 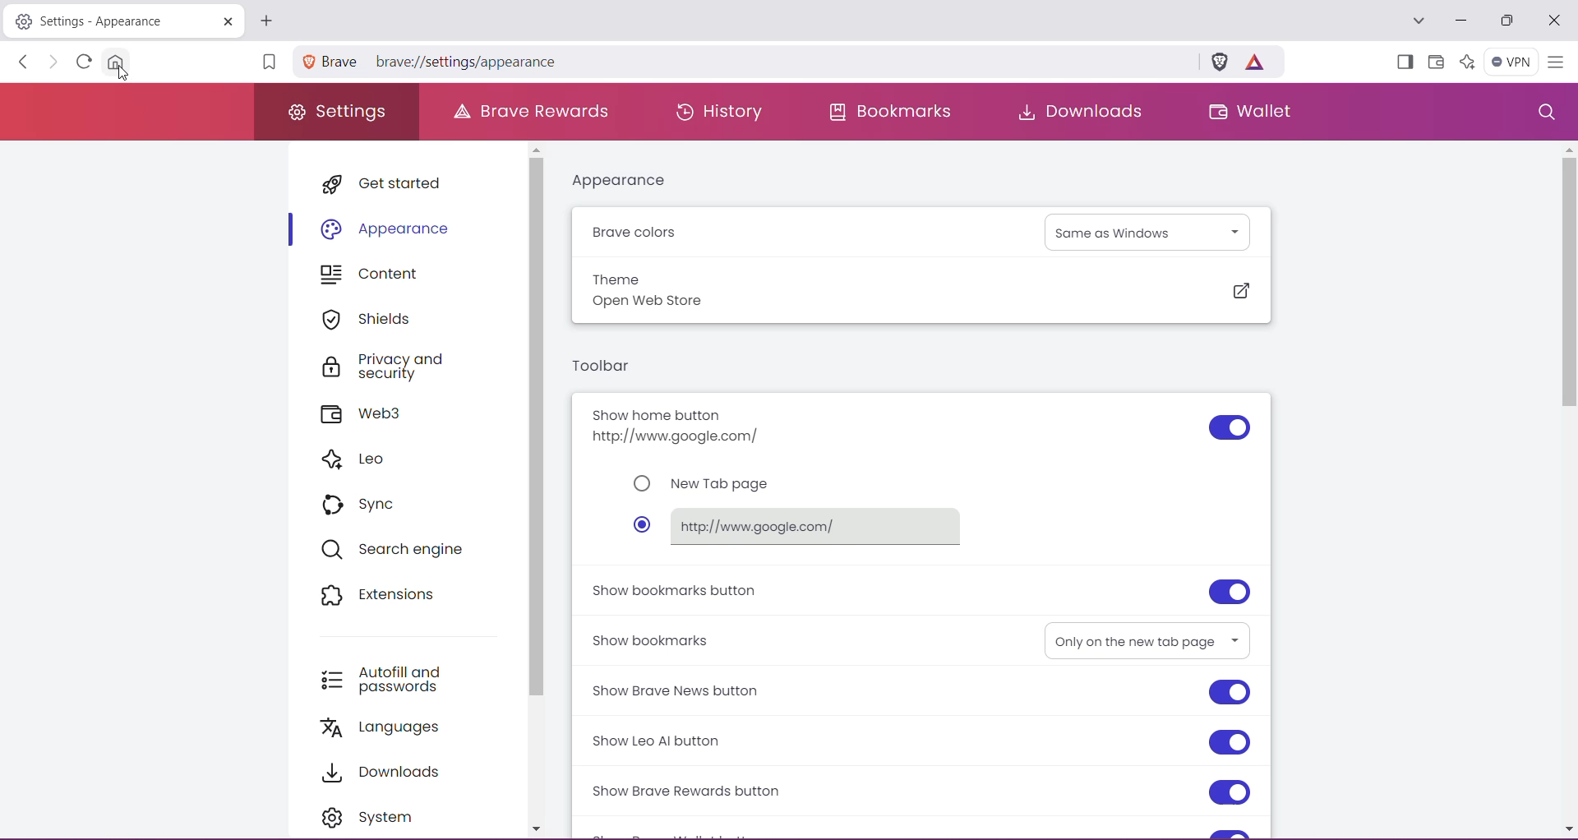 I want to click on Minimize, so click(x=1461, y=21).